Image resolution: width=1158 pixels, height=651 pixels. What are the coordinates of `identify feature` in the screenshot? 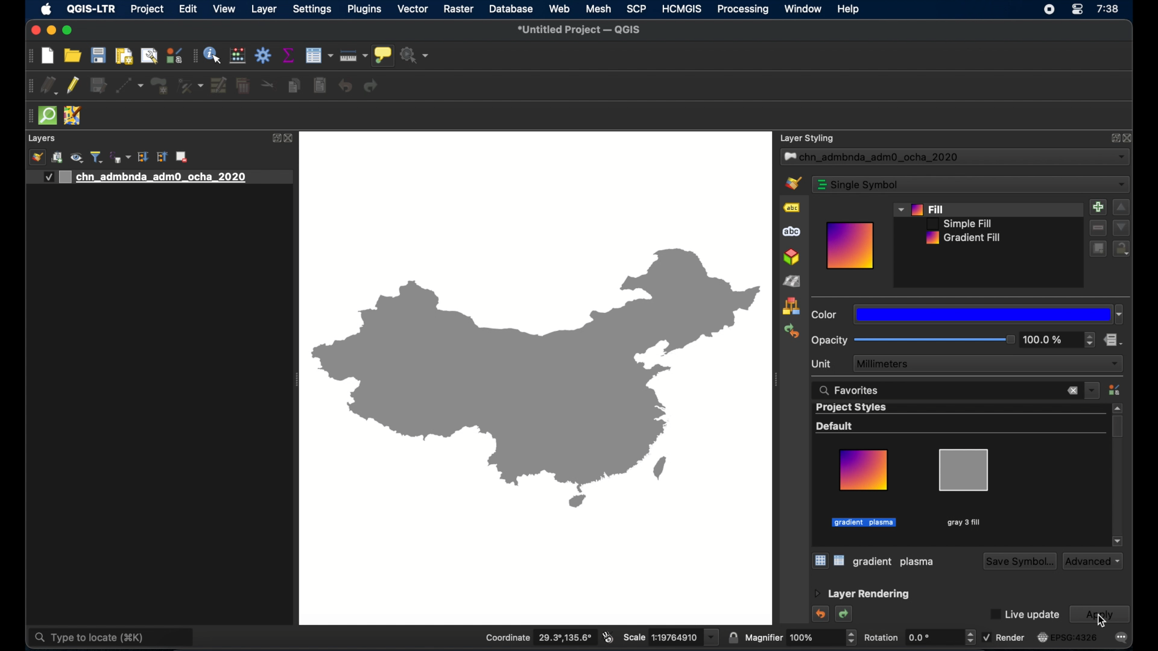 It's located at (213, 55).